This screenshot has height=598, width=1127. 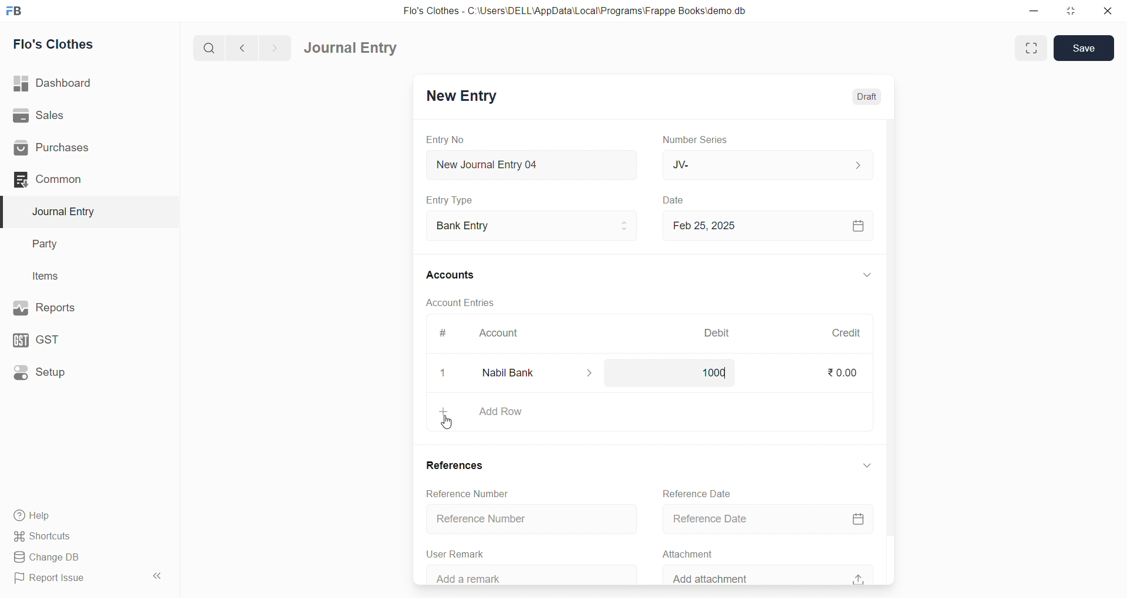 What do you see at coordinates (645, 412) in the screenshot?
I see `Add Row ` at bounding box center [645, 412].